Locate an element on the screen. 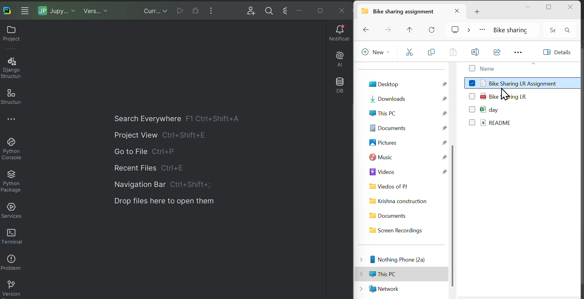  Details is located at coordinates (561, 54).